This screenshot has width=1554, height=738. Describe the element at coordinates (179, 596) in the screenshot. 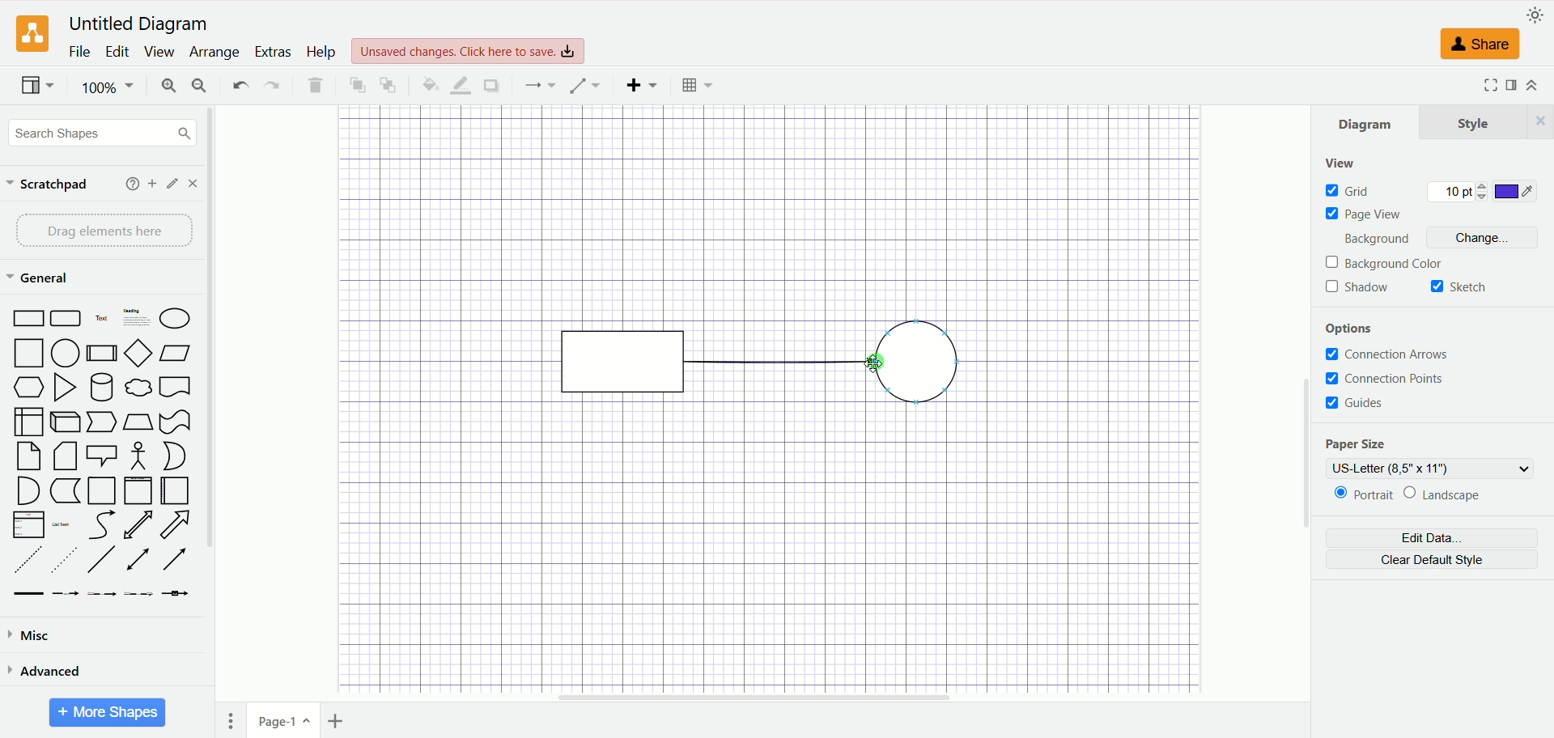

I see `Connector with Icon Symbol` at that location.